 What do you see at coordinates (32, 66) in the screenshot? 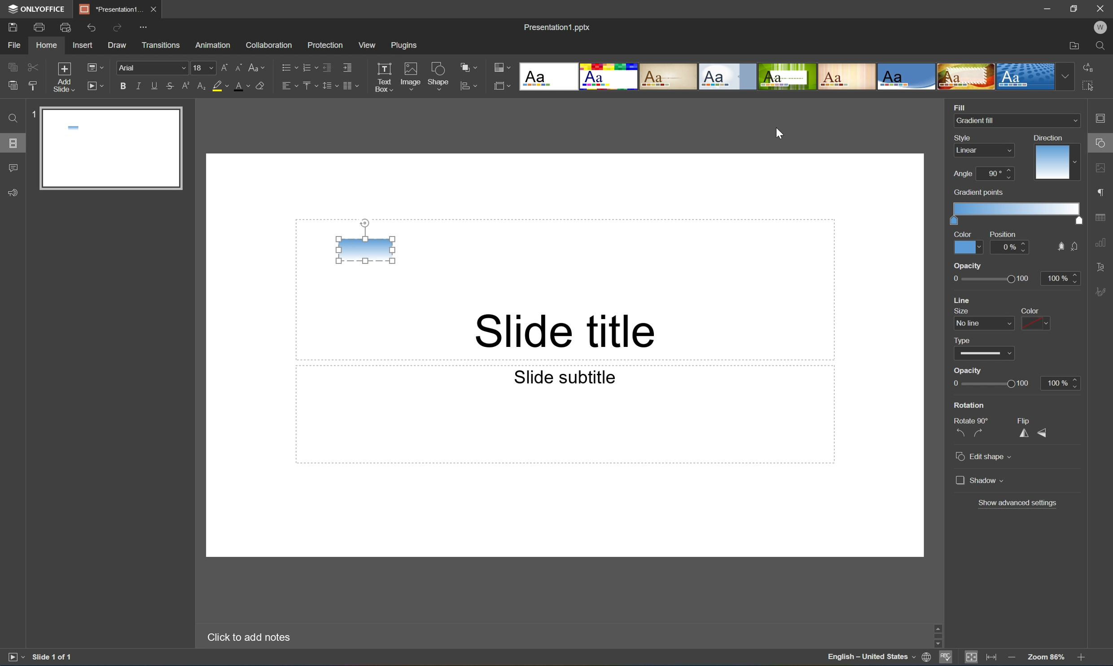
I see `Cut` at bounding box center [32, 66].